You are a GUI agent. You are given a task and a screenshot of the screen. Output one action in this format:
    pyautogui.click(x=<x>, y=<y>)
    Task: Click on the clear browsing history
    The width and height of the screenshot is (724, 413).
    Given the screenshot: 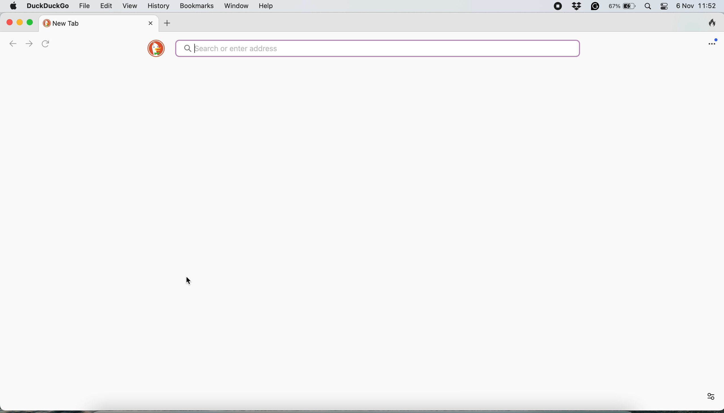 What is the action you would take?
    pyautogui.click(x=708, y=23)
    